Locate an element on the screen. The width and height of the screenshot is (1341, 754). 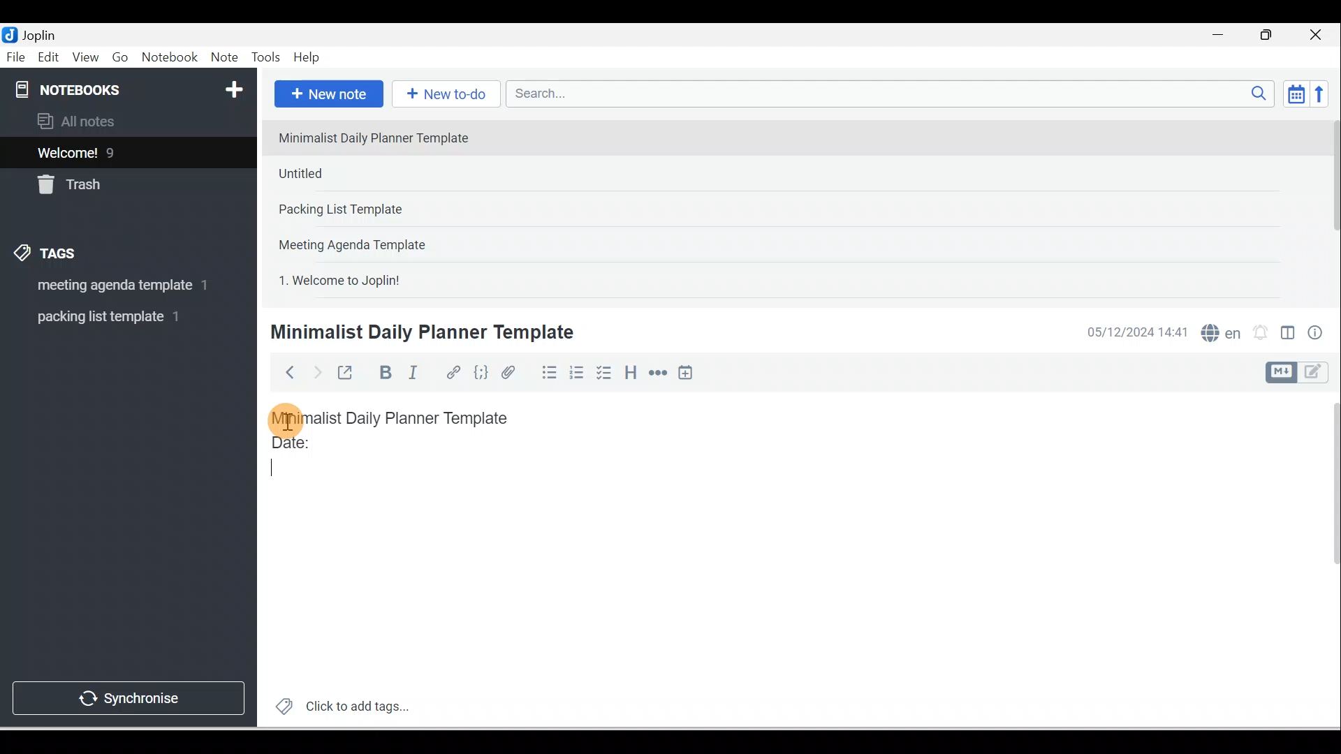
View is located at coordinates (85, 58).